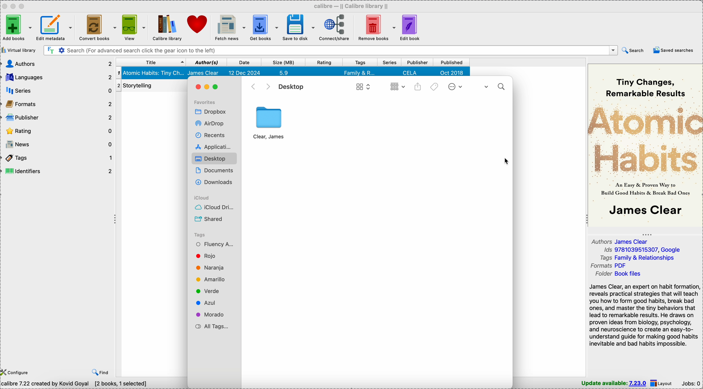 The width and height of the screenshot is (703, 389). I want to click on recents, so click(211, 135).